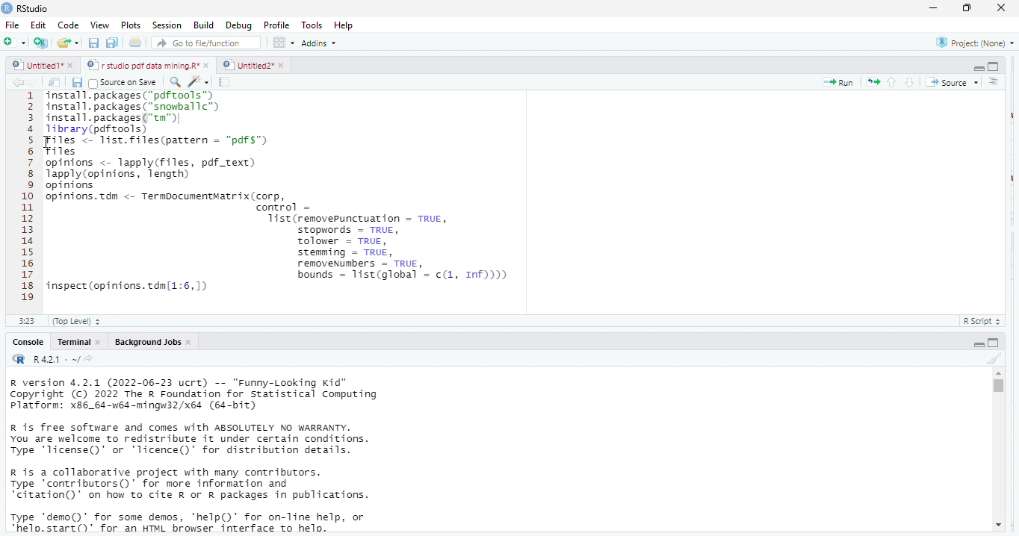 The height and width of the screenshot is (536, 1019). What do you see at coordinates (979, 343) in the screenshot?
I see `hide r script` at bounding box center [979, 343].